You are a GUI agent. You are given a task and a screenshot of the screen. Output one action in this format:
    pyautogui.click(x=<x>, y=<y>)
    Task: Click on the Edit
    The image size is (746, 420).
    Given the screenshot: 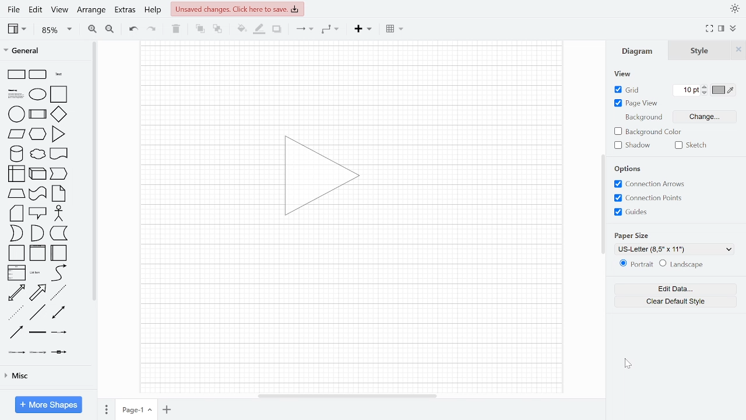 What is the action you would take?
    pyautogui.click(x=36, y=10)
    